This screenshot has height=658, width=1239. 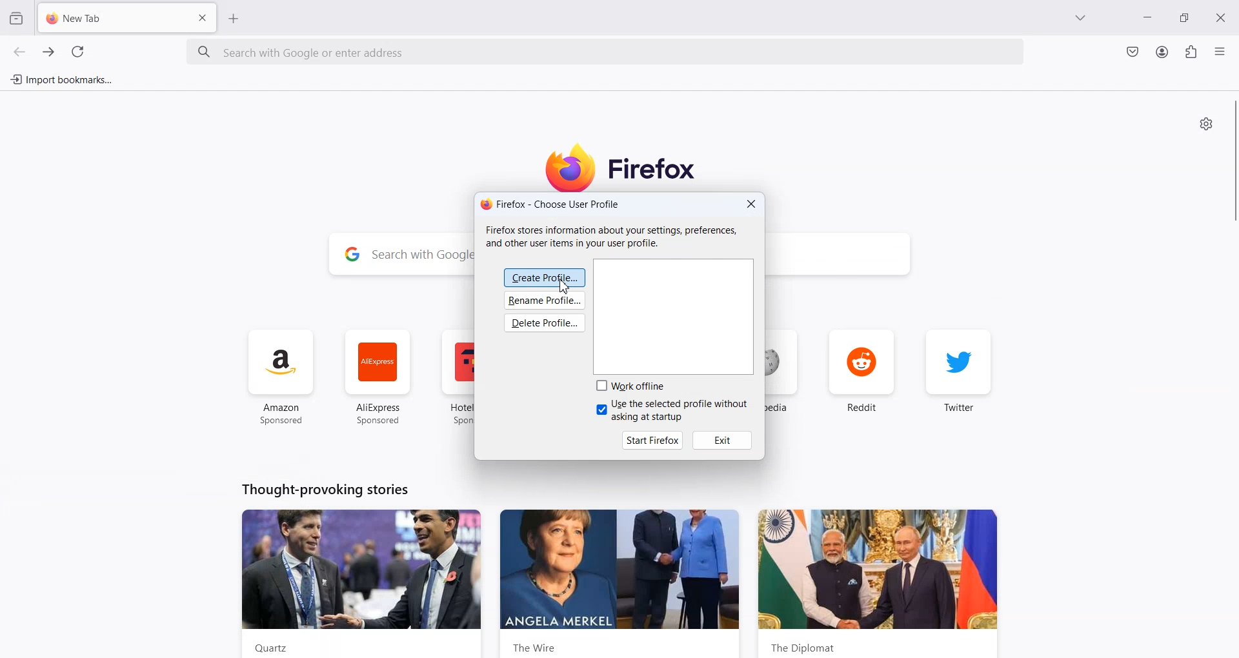 I want to click on Create Profile, so click(x=544, y=277).